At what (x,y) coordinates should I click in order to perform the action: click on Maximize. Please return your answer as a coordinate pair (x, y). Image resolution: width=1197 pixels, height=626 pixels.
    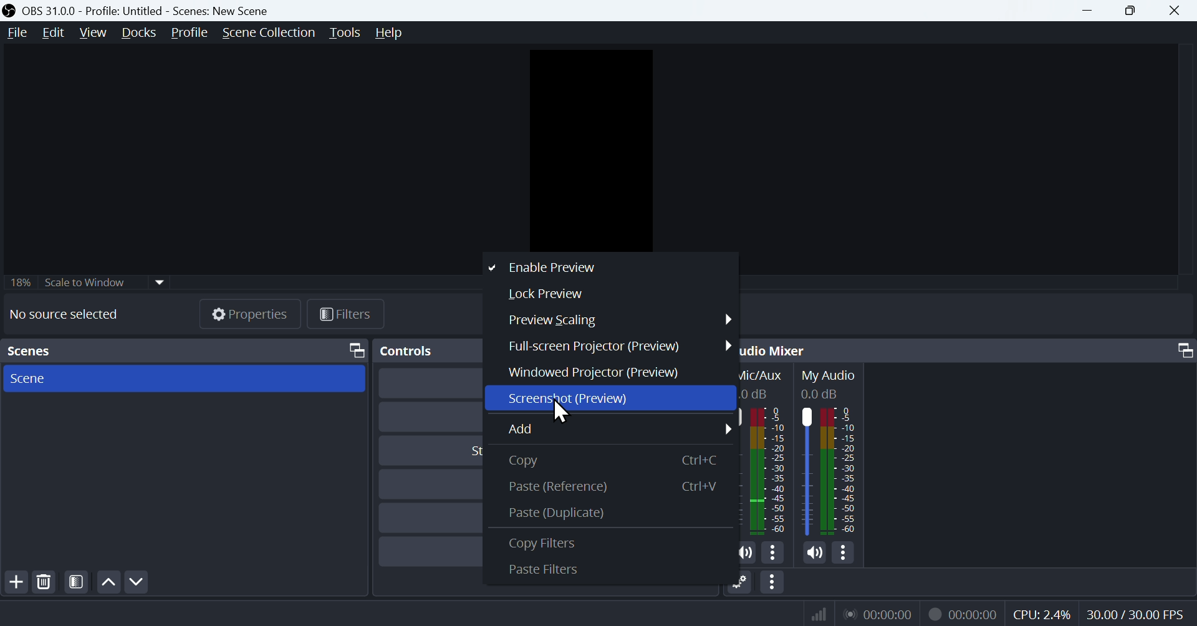
    Looking at the image, I should click on (1132, 11).